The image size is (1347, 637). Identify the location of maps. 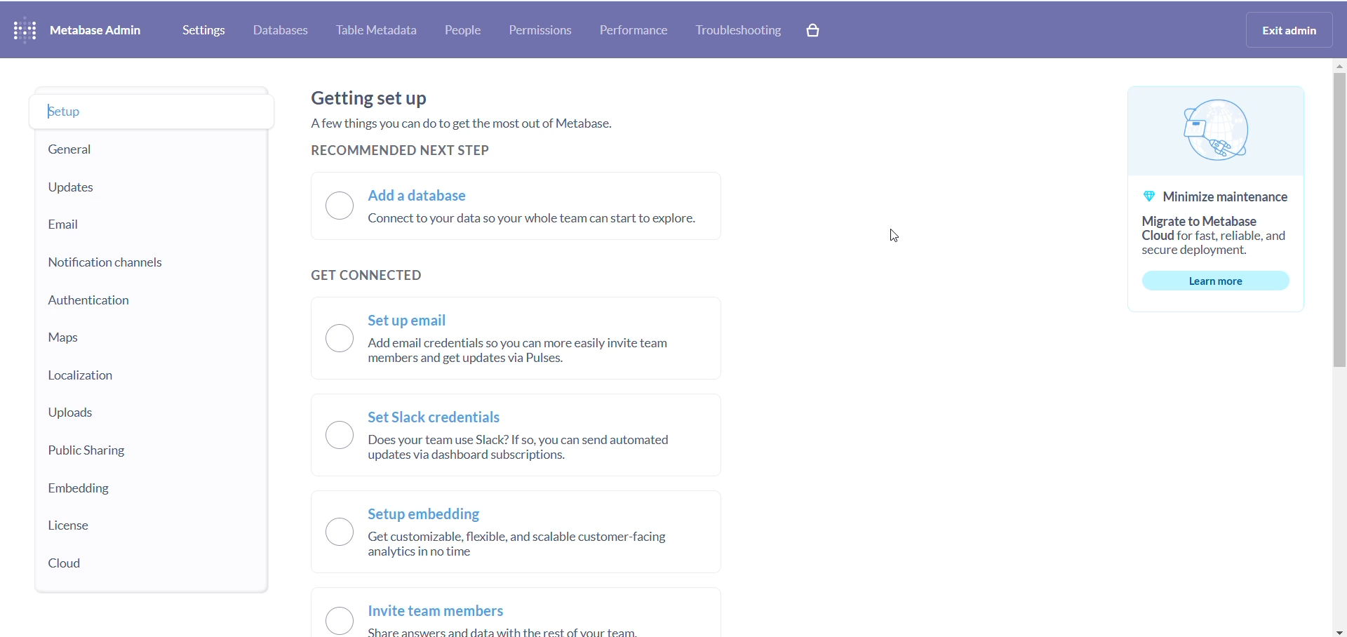
(62, 337).